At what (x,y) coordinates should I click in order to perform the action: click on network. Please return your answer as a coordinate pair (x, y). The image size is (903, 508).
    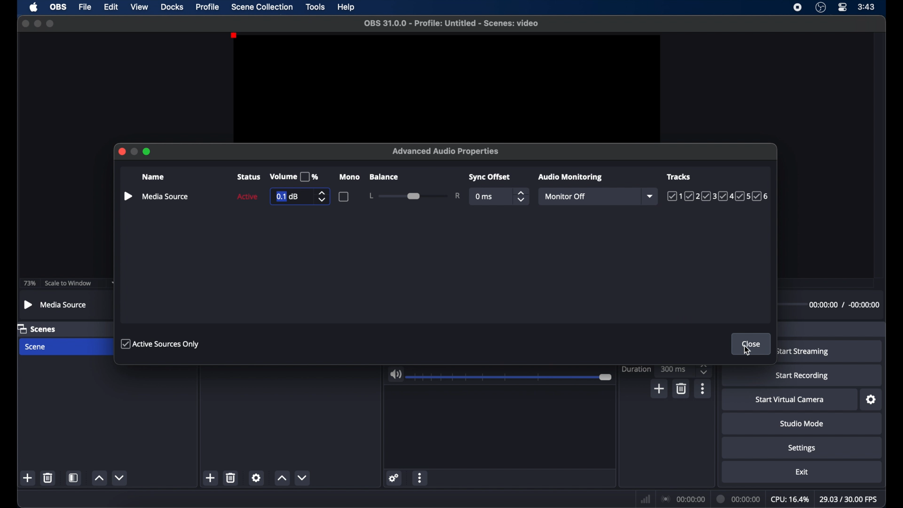
    Looking at the image, I should click on (646, 500).